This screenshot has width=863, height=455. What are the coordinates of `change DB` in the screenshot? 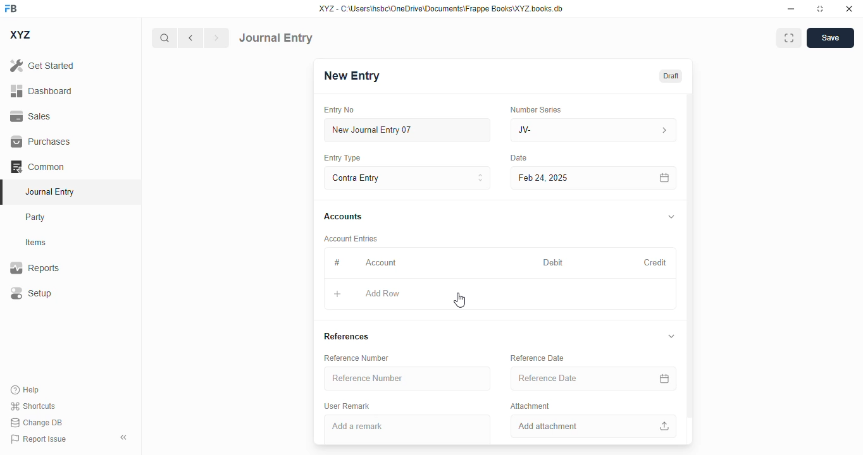 It's located at (36, 422).